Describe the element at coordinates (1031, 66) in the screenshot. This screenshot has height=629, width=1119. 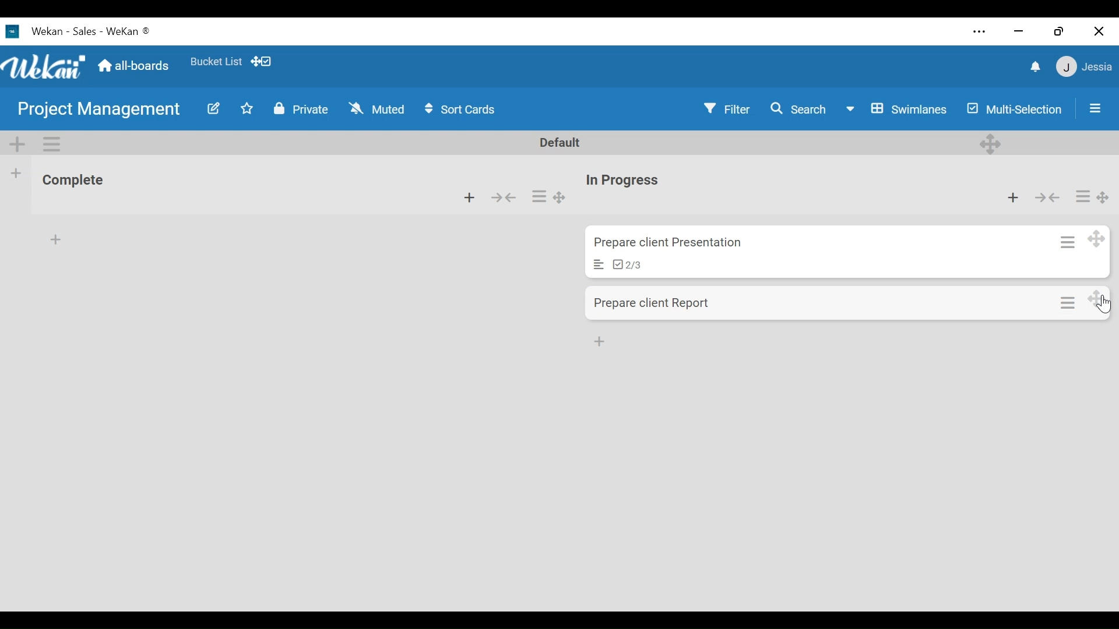
I see `notifications` at that location.